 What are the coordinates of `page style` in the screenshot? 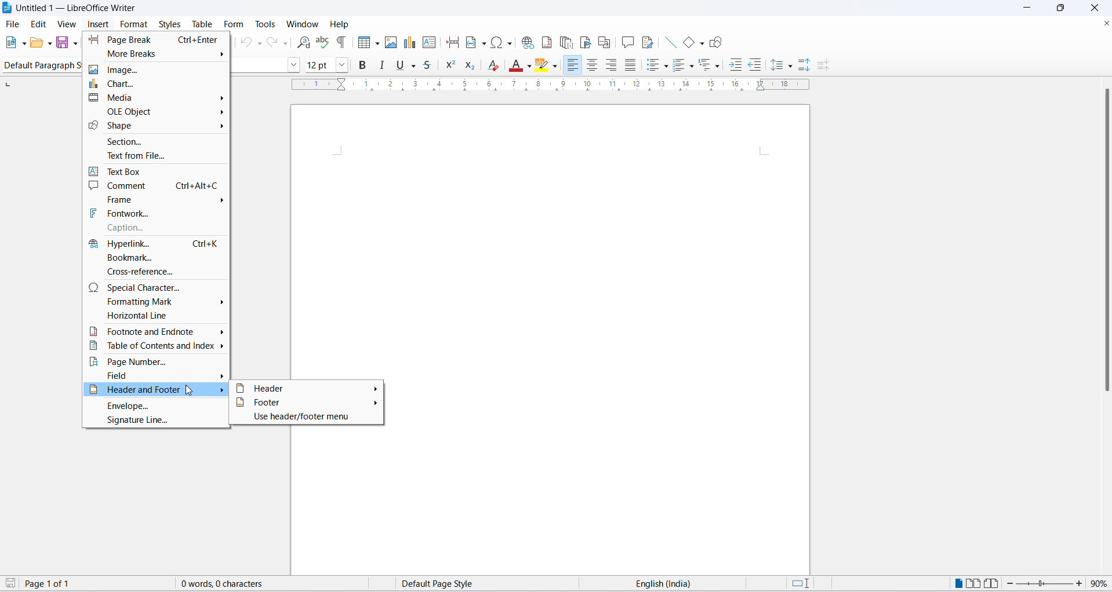 It's located at (445, 583).